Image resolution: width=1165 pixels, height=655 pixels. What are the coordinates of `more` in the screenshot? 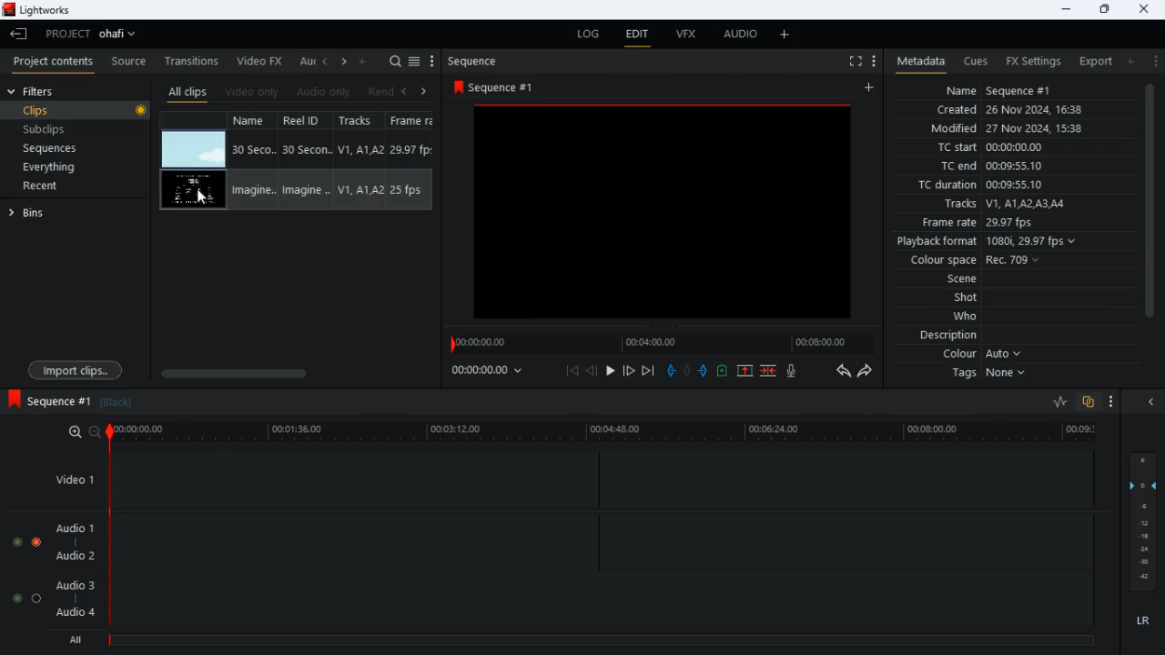 It's located at (1153, 60).